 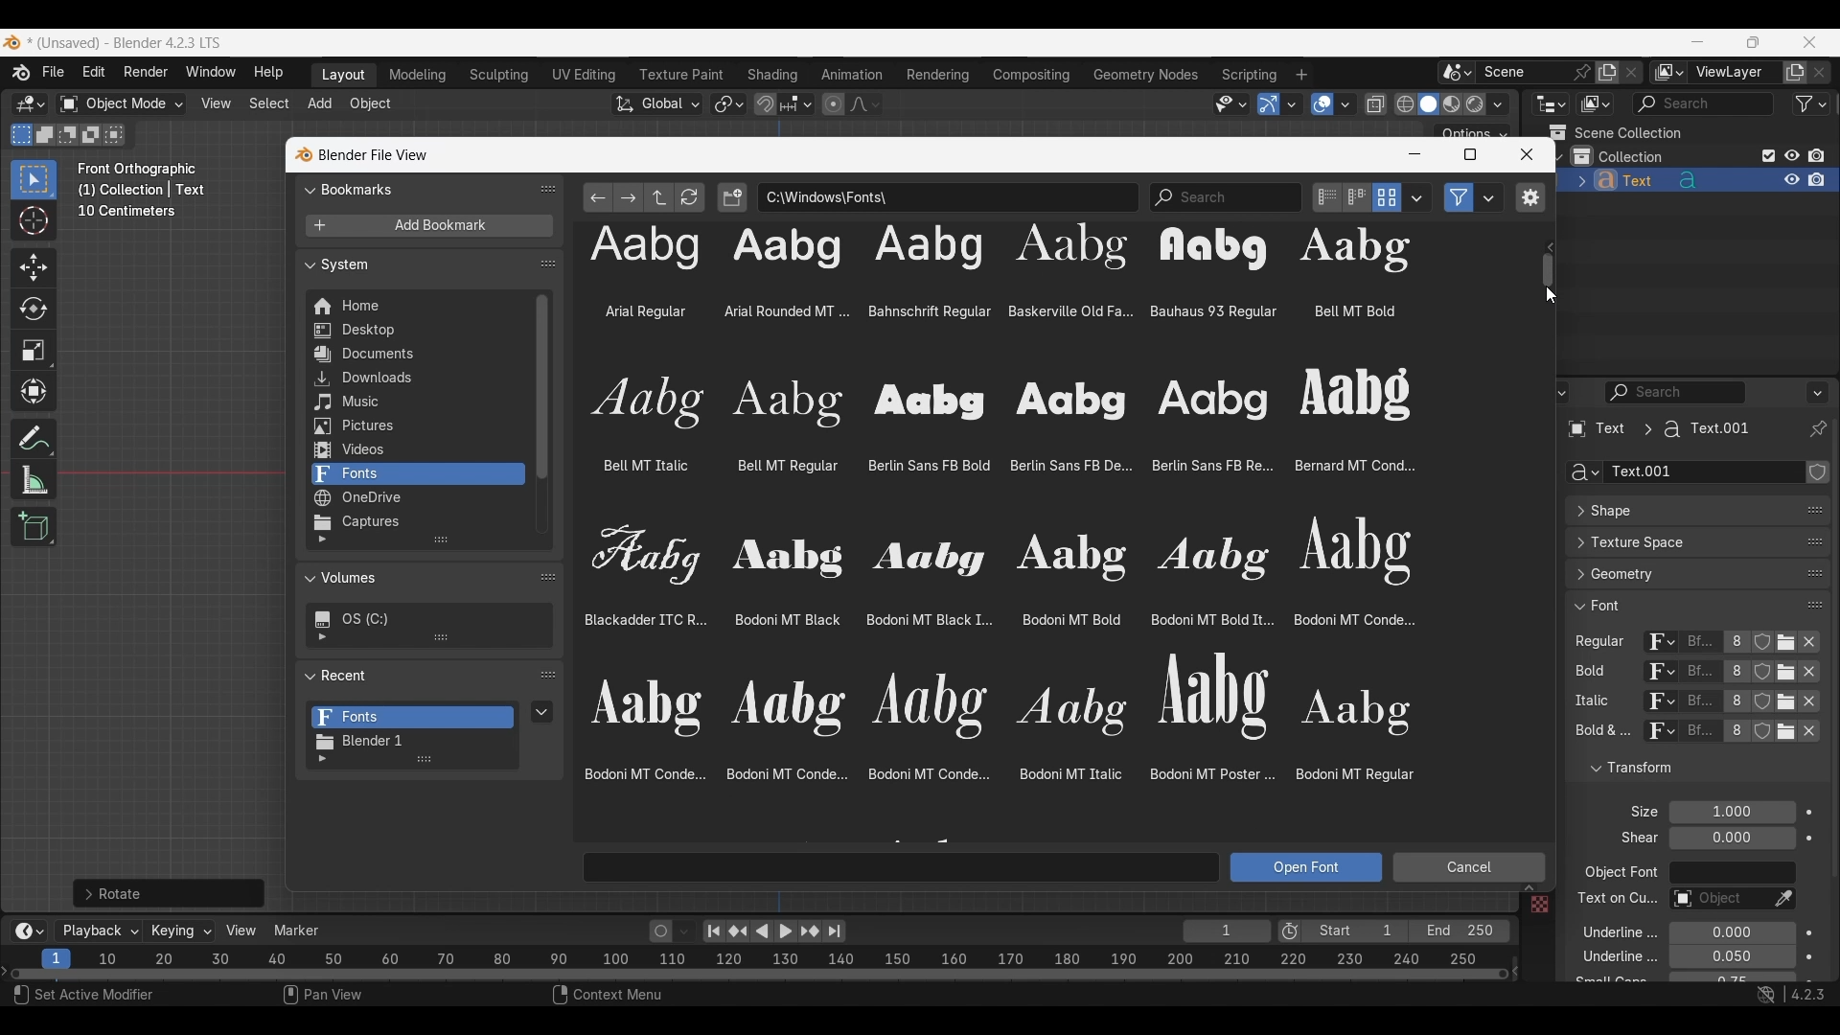 What do you see at coordinates (269, 104) in the screenshot?
I see `Select menu` at bounding box center [269, 104].